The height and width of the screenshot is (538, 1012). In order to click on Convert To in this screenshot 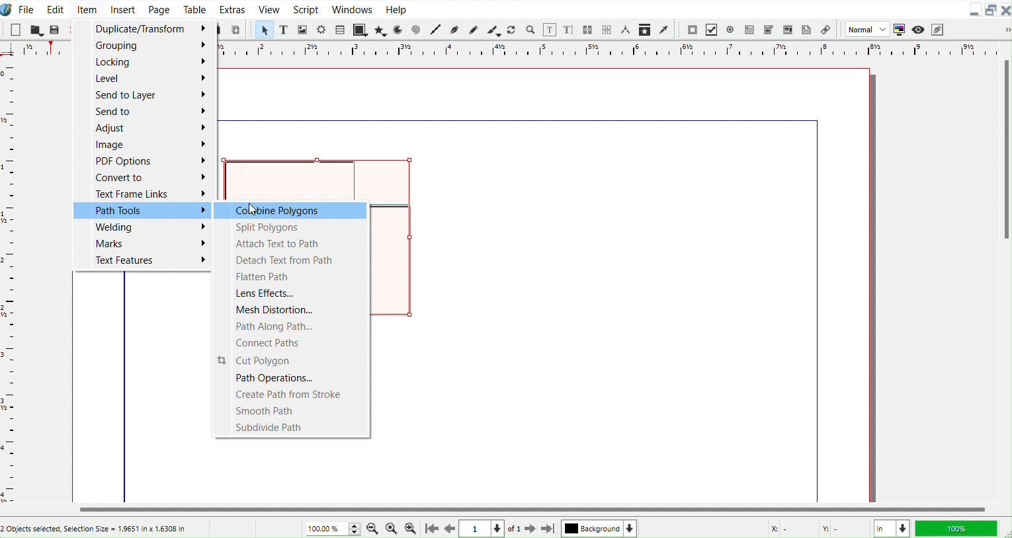, I will do `click(143, 176)`.